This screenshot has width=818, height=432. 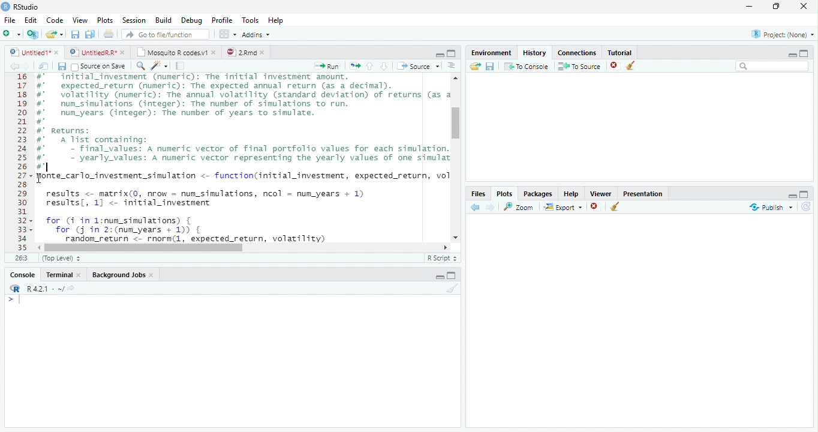 I want to click on Hide, so click(x=791, y=194).